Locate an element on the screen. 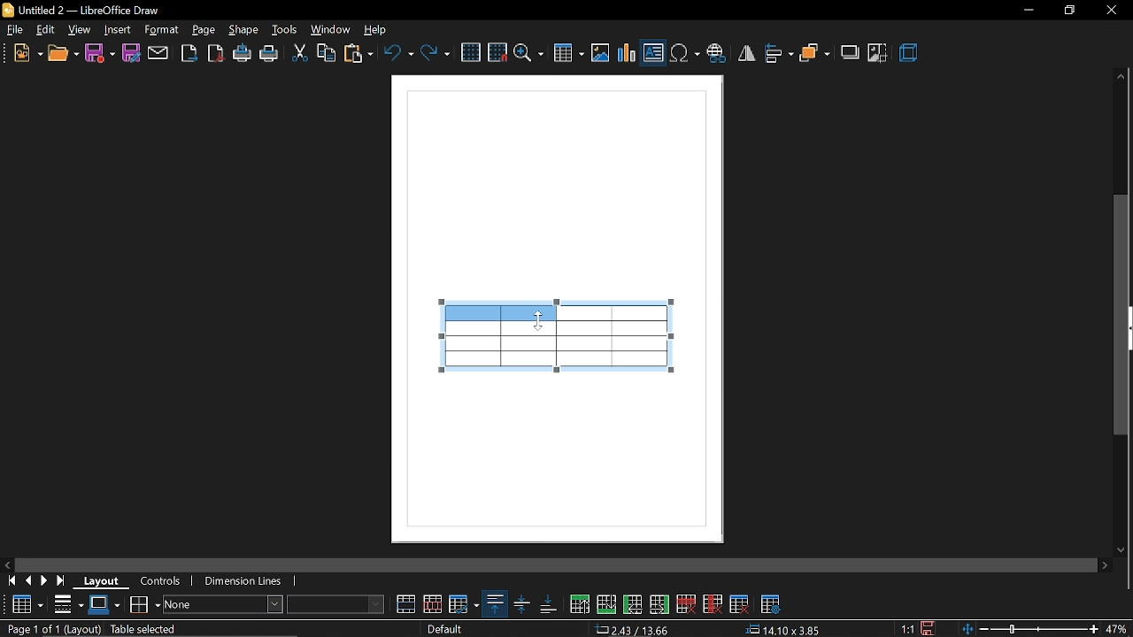 The width and height of the screenshot is (1133, 637). dimension lines is located at coordinates (247, 583).